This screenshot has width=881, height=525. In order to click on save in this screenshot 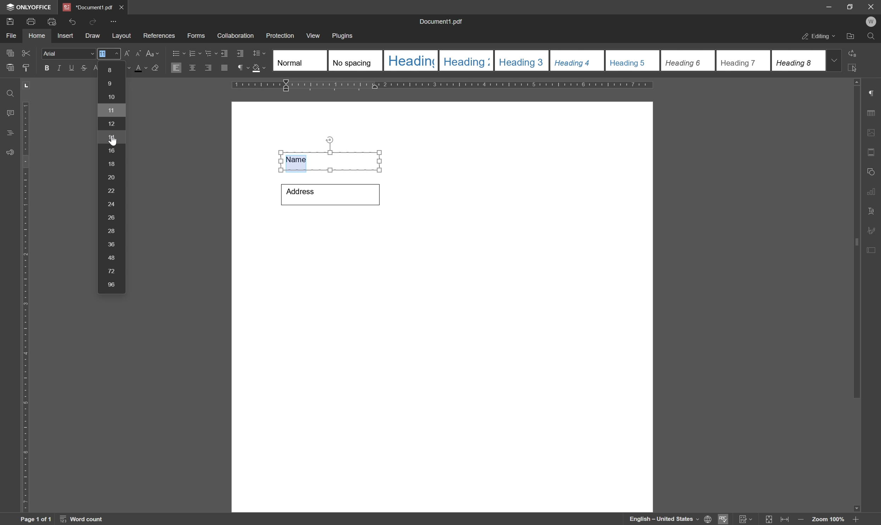, I will do `click(10, 21)`.